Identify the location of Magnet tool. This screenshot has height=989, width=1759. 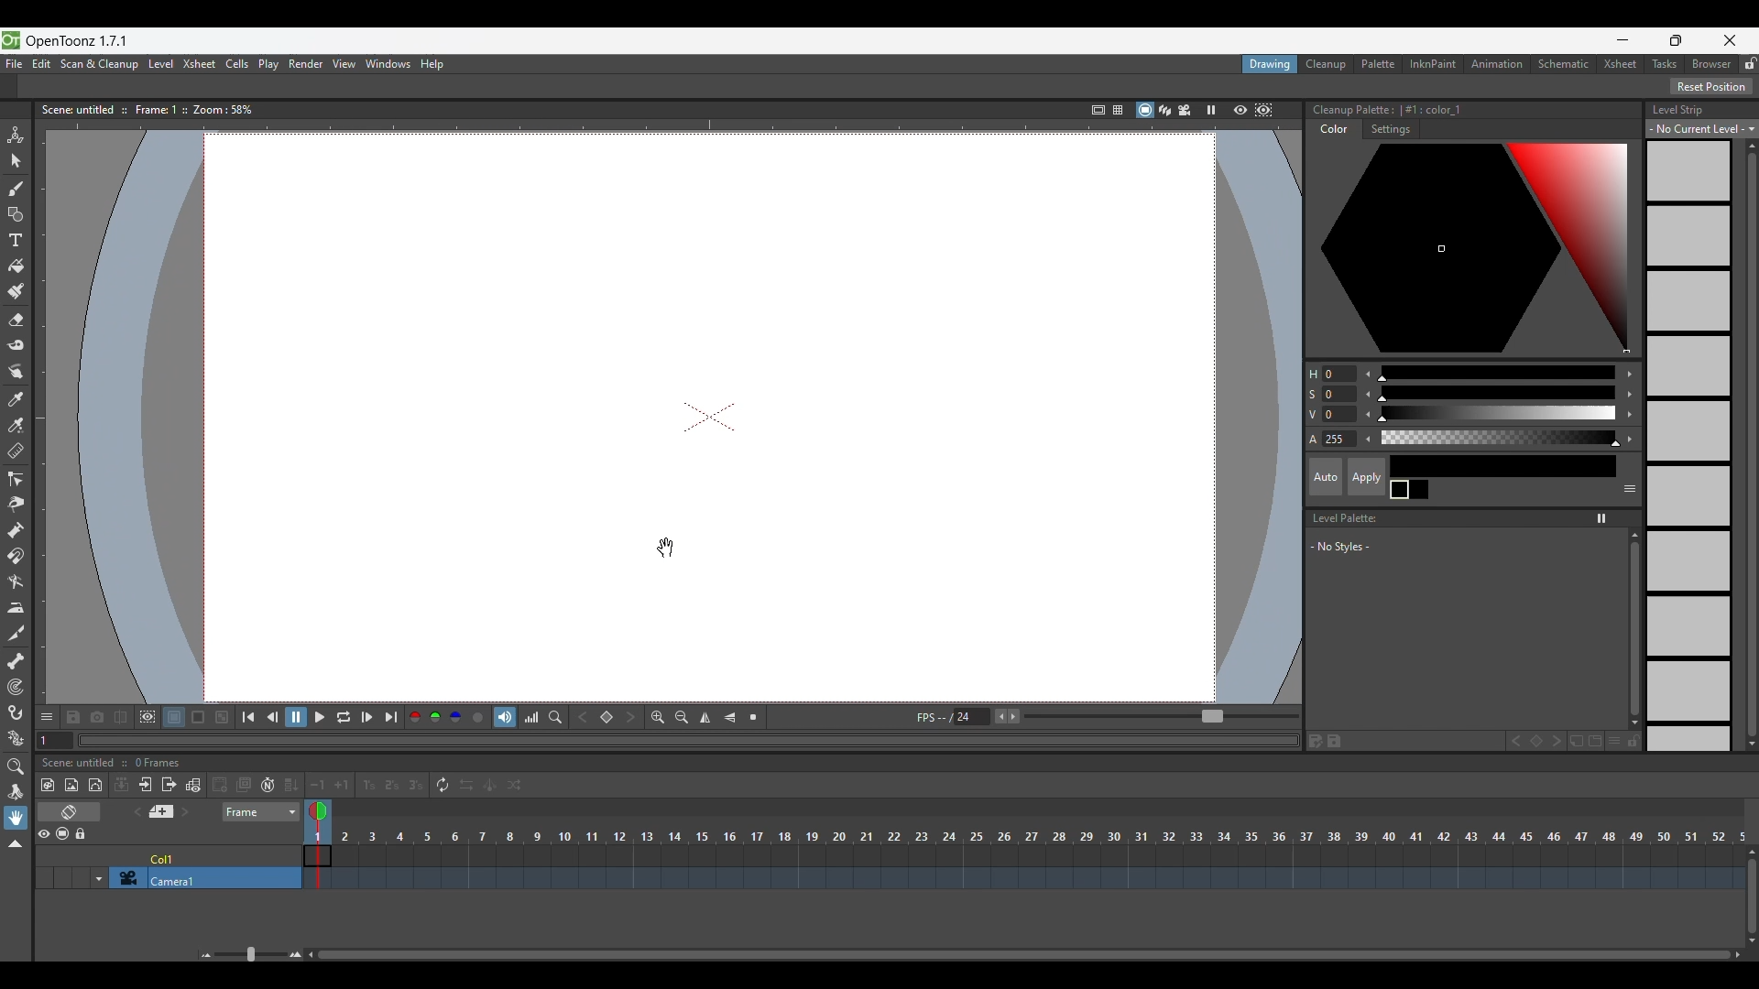
(16, 556).